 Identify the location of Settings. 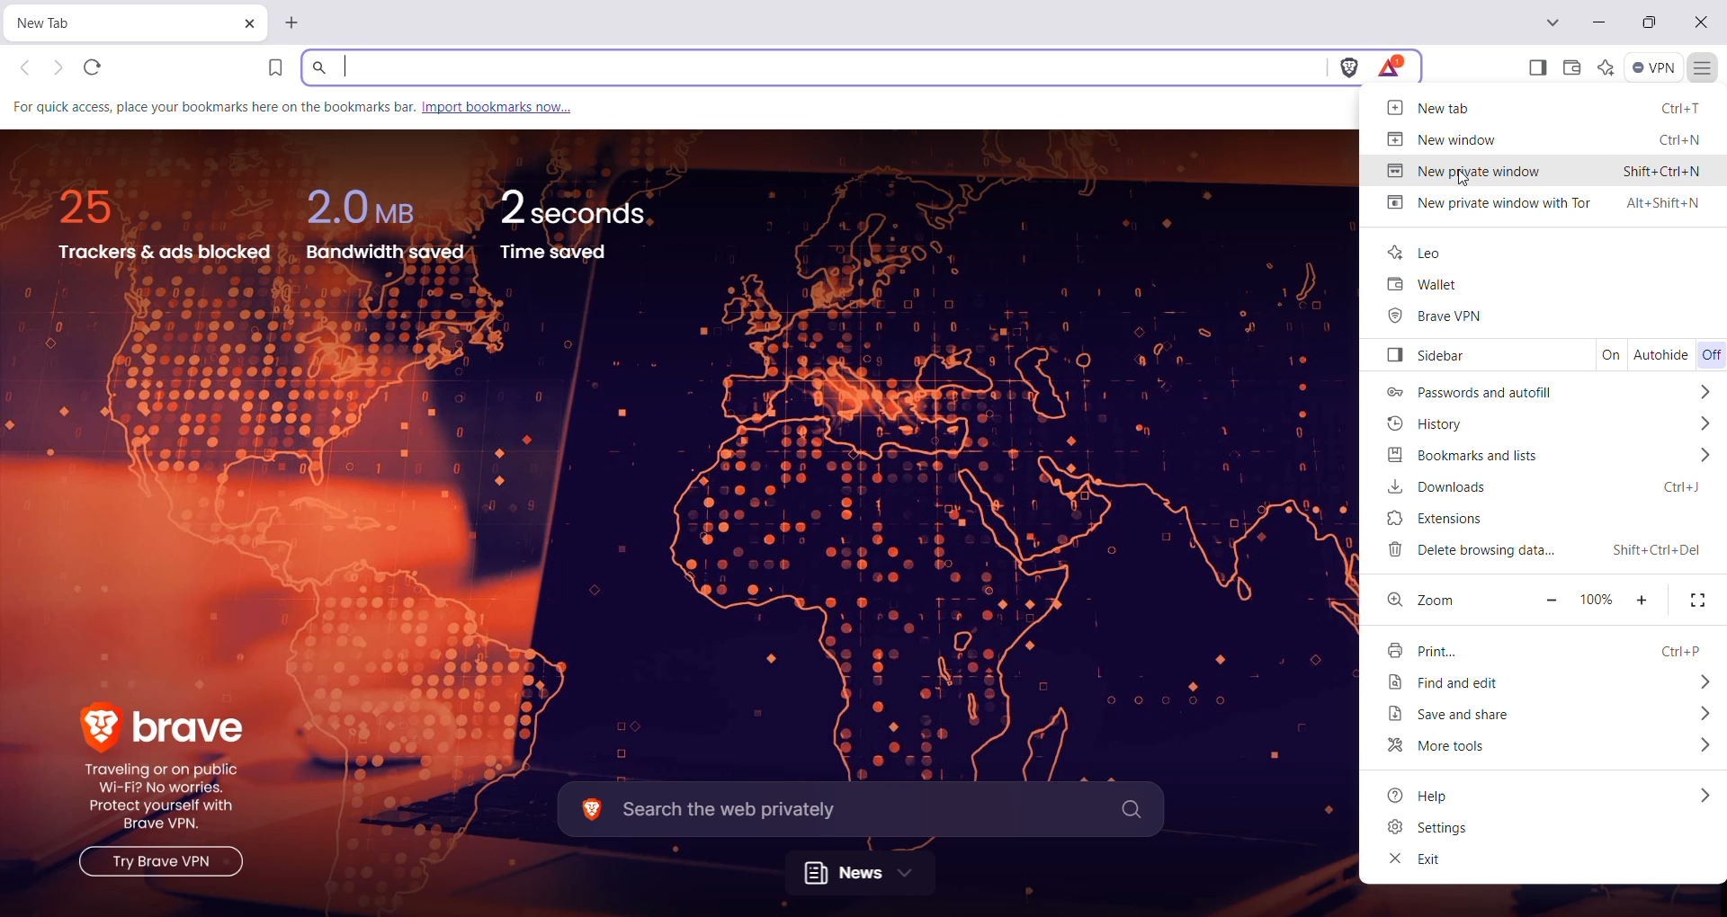
(1429, 829).